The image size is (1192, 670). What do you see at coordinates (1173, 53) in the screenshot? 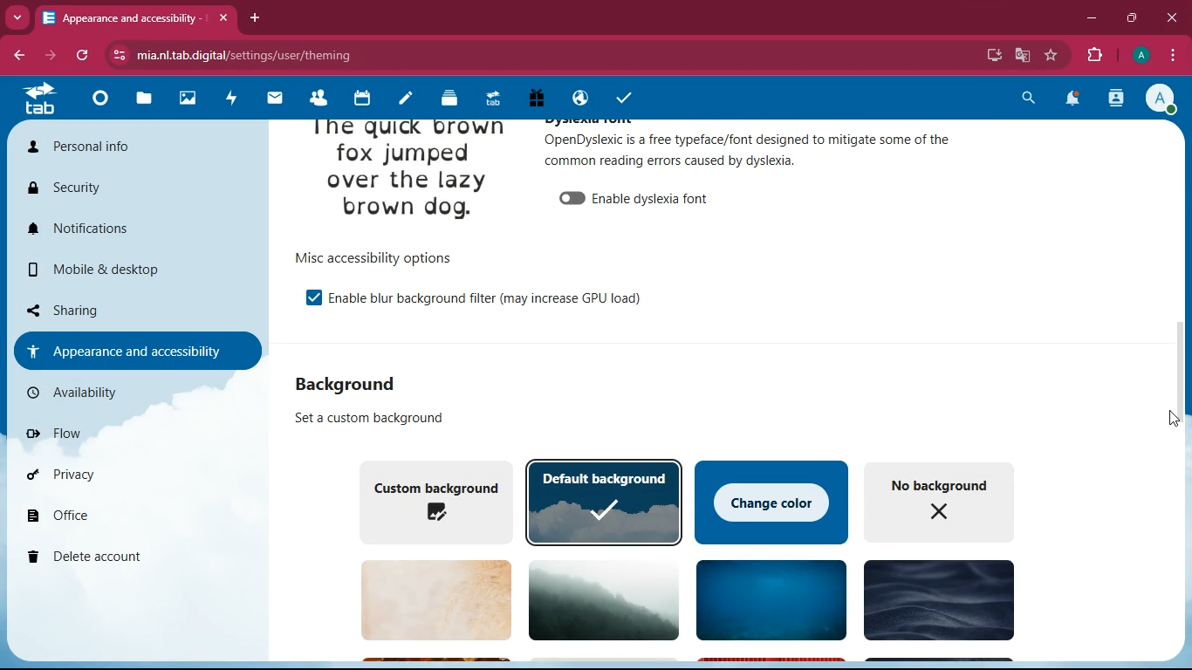
I see `menu` at bounding box center [1173, 53].